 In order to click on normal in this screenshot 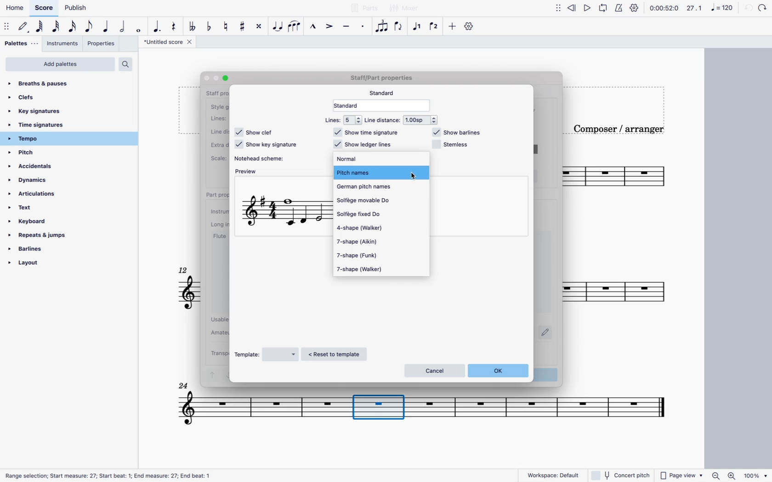, I will do `click(370, 159)`.